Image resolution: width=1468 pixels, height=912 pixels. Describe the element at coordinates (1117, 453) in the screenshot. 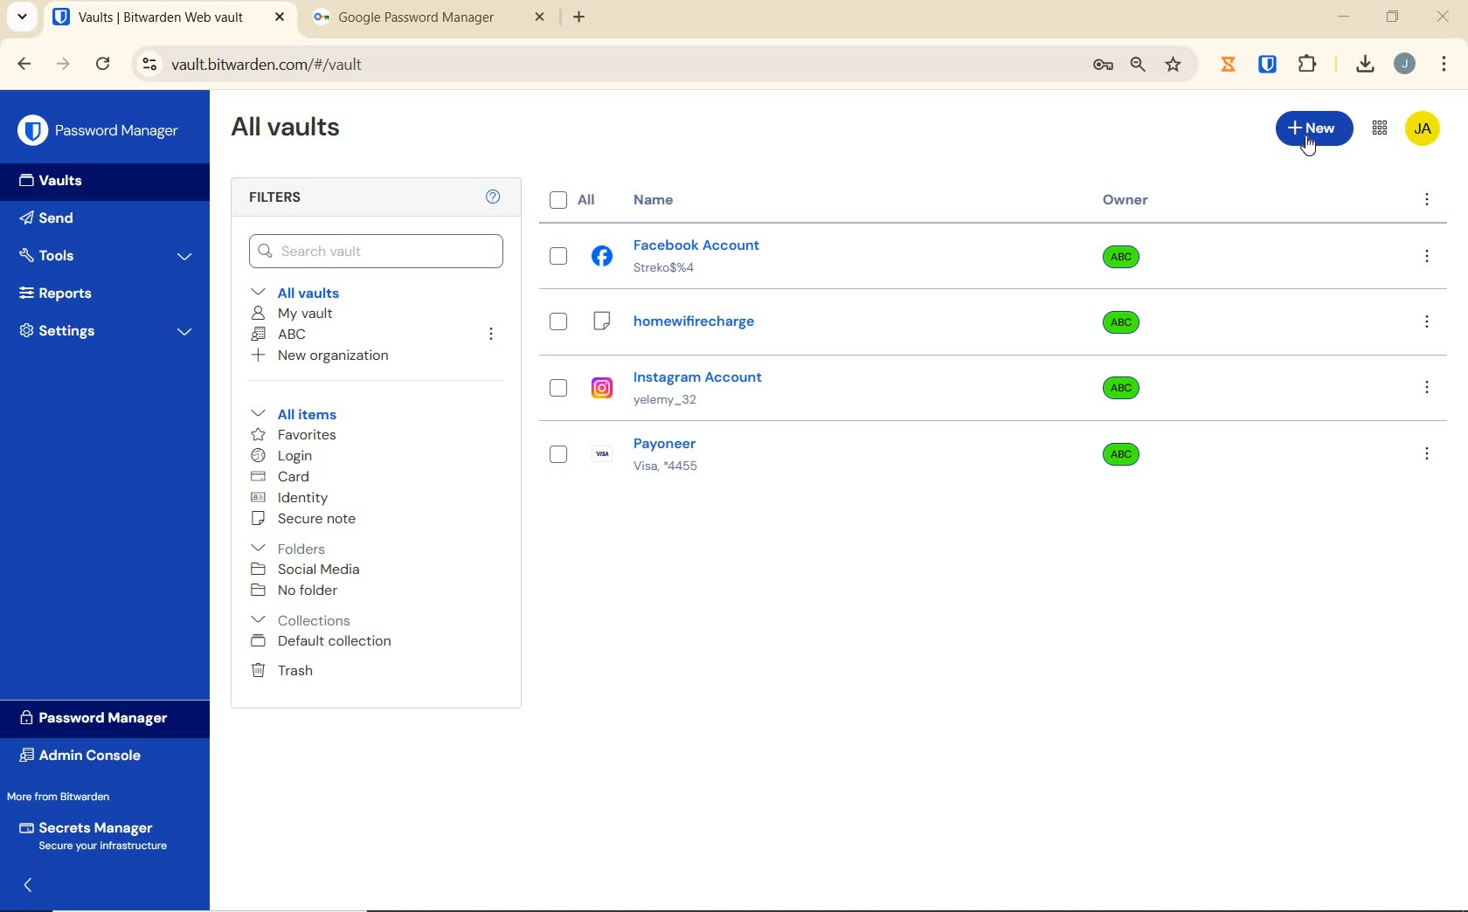

I see `Owner organization` at that location.